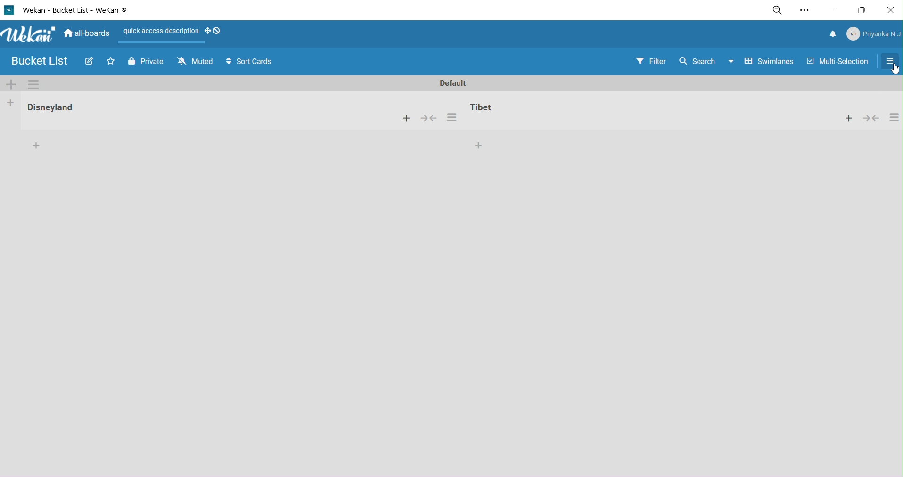 Image resolution: width=903 pixels, height=477 pixels. I want to click on muted, so click(193, 60).